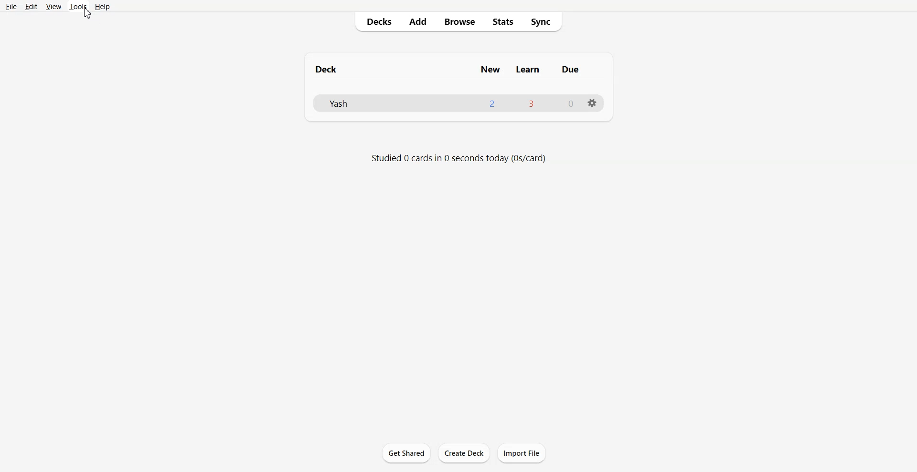 Image resolution: width=917 pixels, height=472 pixels. Describe the element at coordinates (31, 6) in the screenshot. I see `Edit` at that location.